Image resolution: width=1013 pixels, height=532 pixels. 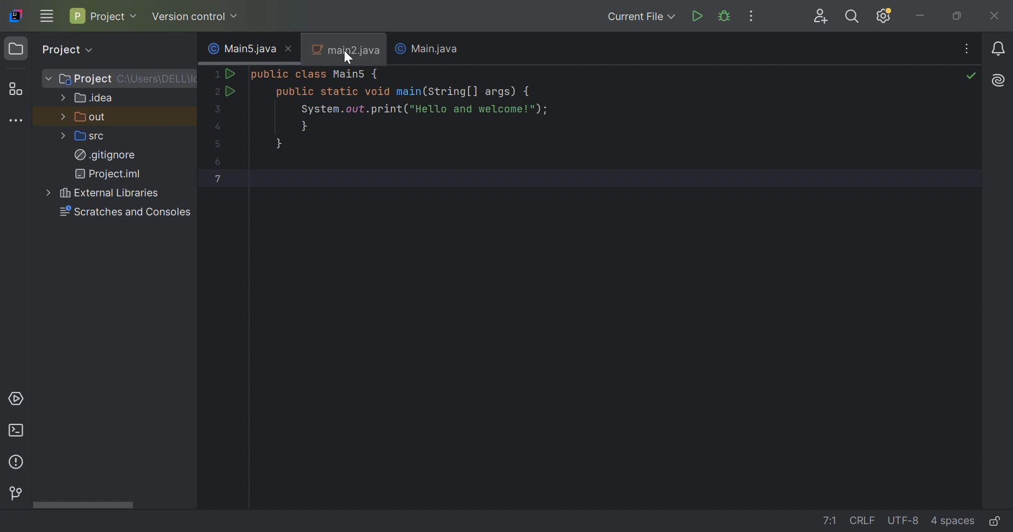 I want to click on Main menu, so click(x=45, y=17).